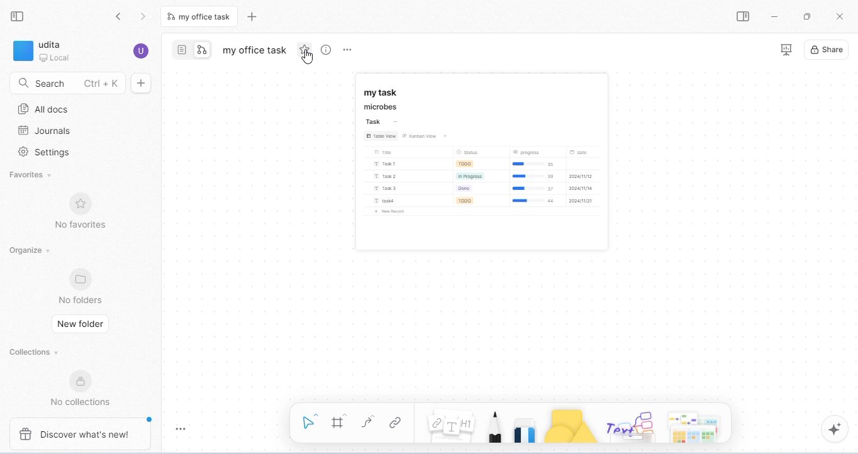  What do you see at coordinates (851, 186) in the screenshot?
I see `vertical scroll bar` at bounding box center [851, 186].